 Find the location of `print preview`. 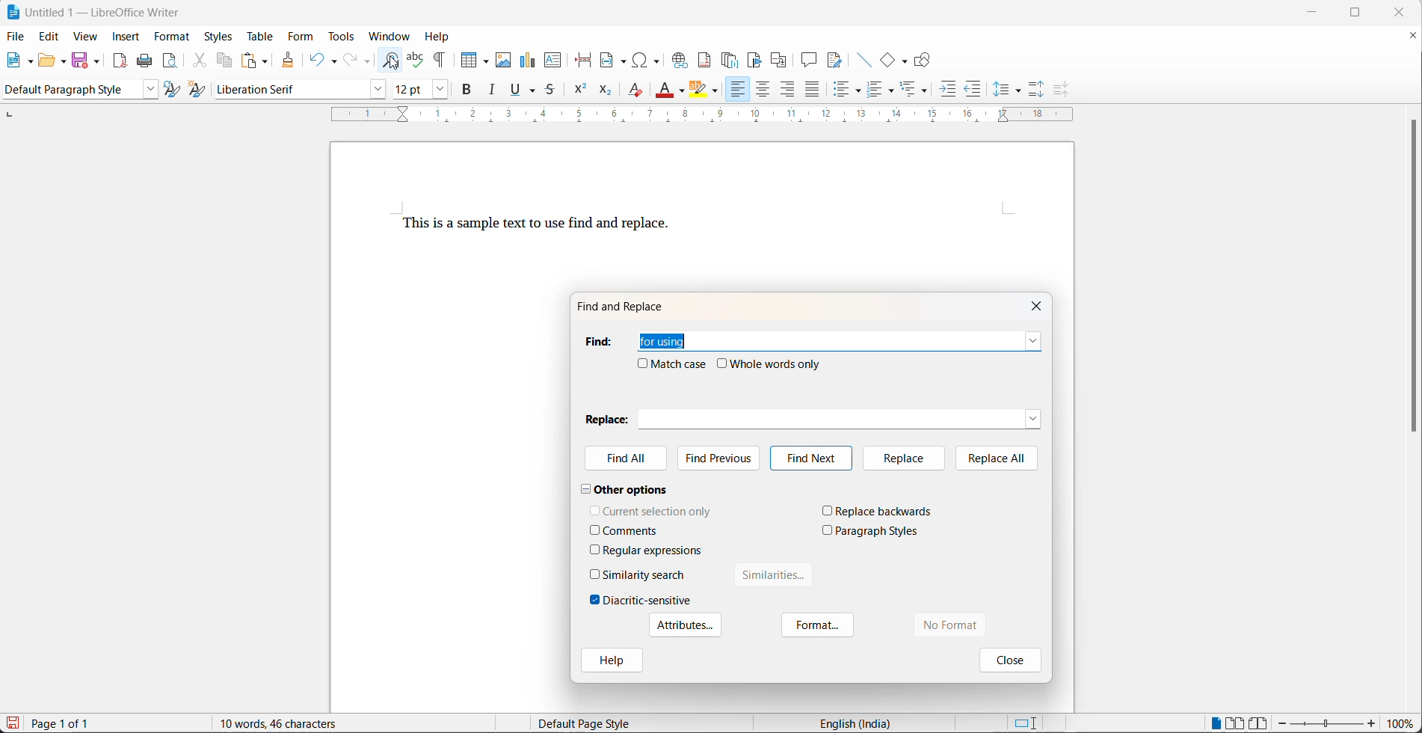

print preview is located at coordinates (171, 62).